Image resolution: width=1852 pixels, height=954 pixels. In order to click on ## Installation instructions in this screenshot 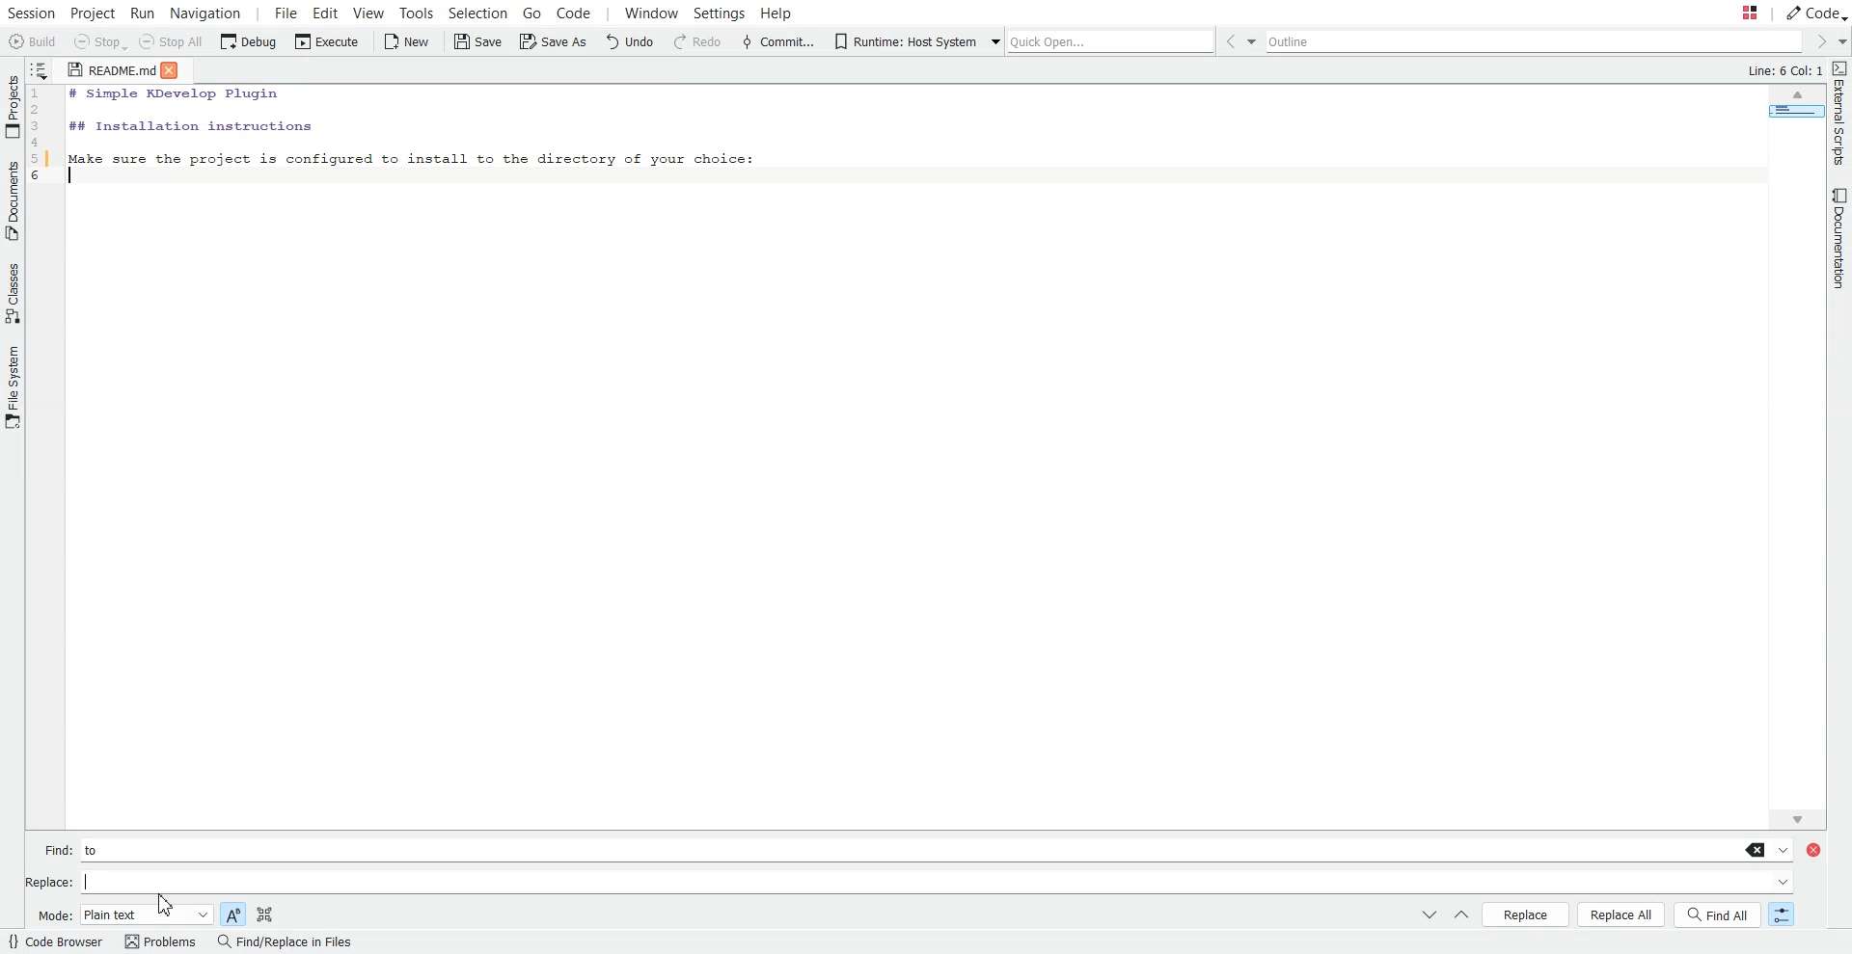, I will do `click(189, 125)`.